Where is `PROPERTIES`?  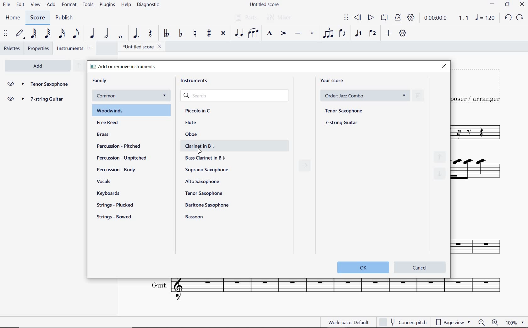 PROPERTIES is located at coordinates (40, 48).